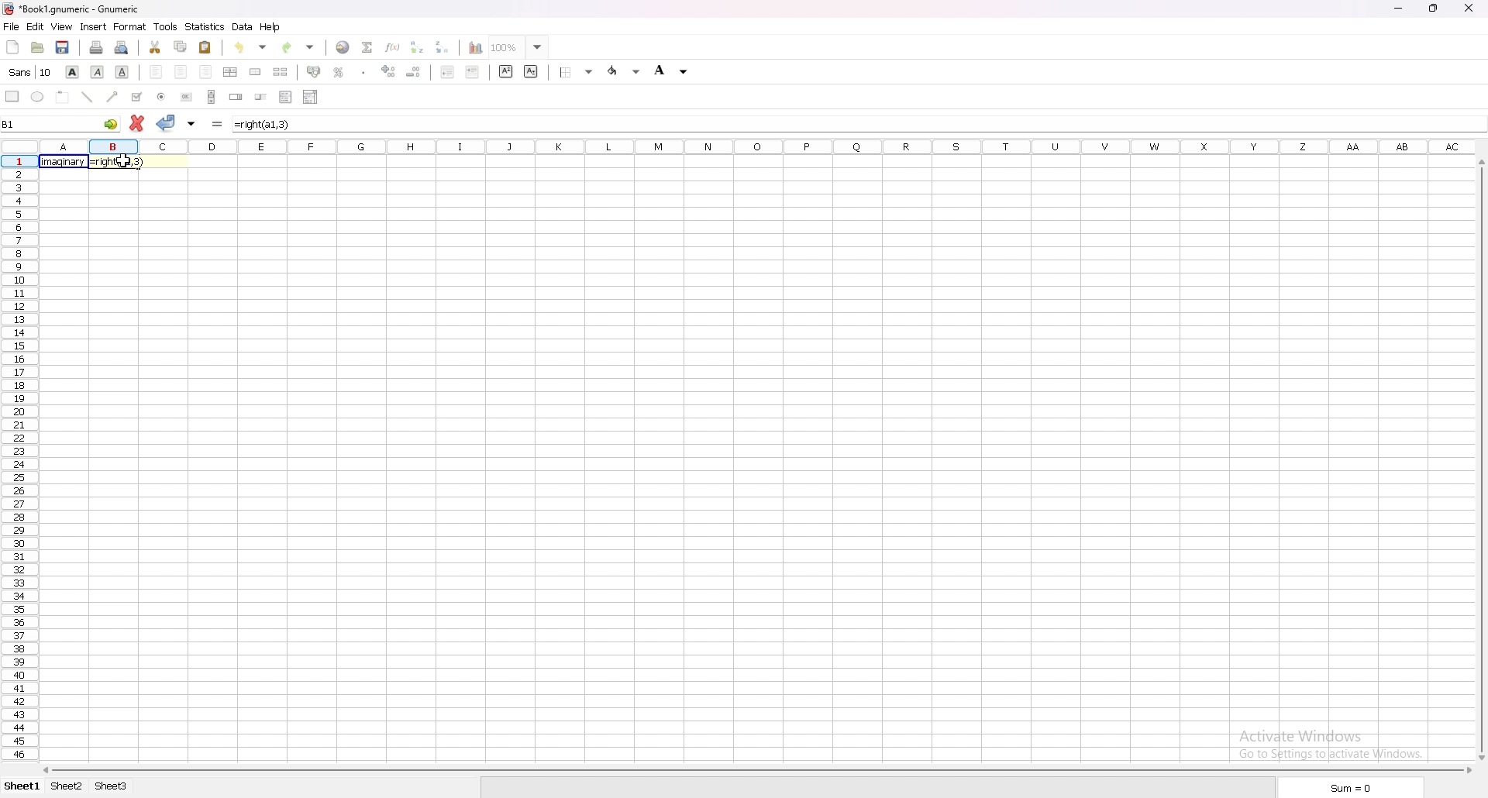 The height and width of the screenshot is (798, 1488). What do you see at coordinates (35, 26) in the screenshot?
I see `edit` at bounding box center [35, 26].